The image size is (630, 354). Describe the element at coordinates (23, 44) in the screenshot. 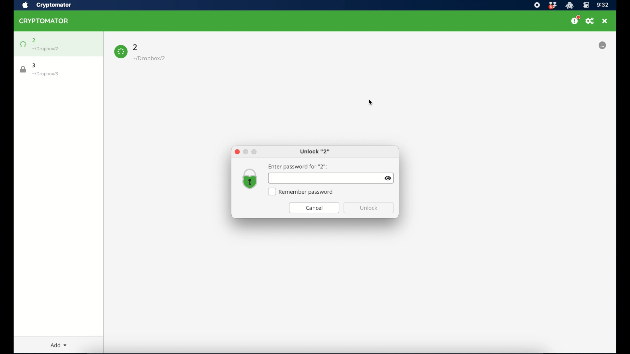

I see `lock icon` at that location.